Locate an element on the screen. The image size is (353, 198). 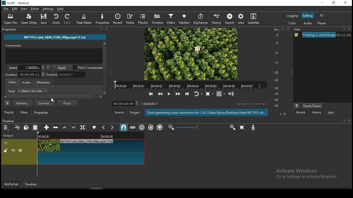
timeline settings is located at coordinates (6, 127).